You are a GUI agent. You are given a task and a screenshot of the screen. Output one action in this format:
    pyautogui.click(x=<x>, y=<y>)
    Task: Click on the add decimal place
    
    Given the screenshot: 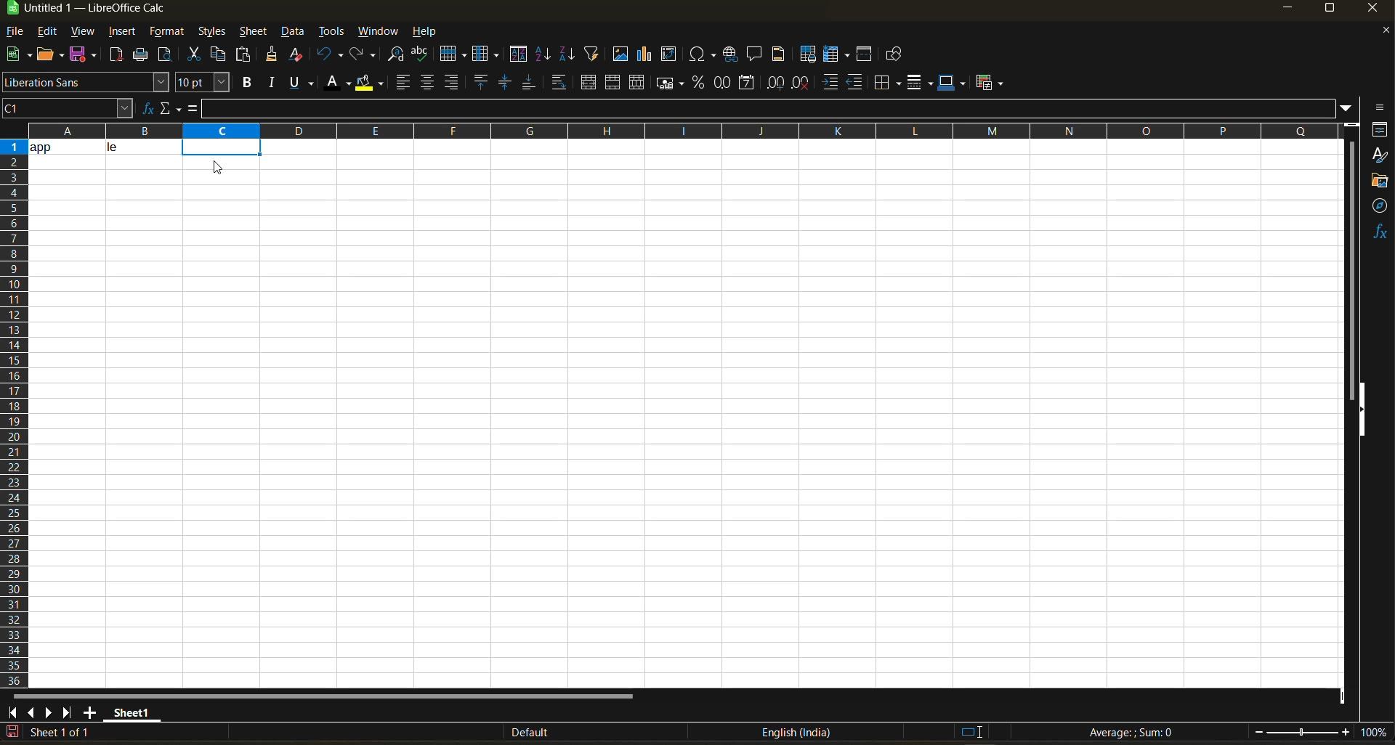 What is the action you would take?
    pyautogui.click(x=775, y=84)
    